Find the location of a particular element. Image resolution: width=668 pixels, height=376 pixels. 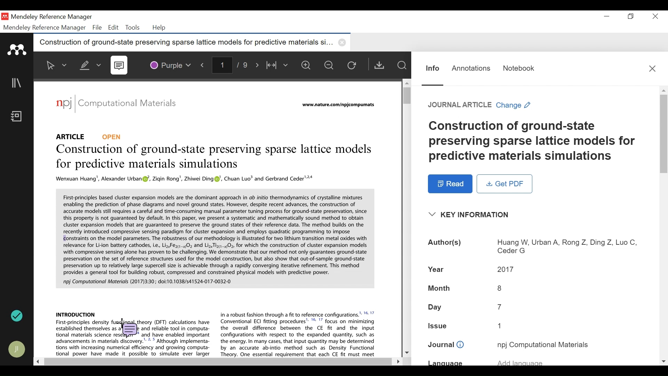

Vertical Scroll bar is located at coordinates (406, 96).